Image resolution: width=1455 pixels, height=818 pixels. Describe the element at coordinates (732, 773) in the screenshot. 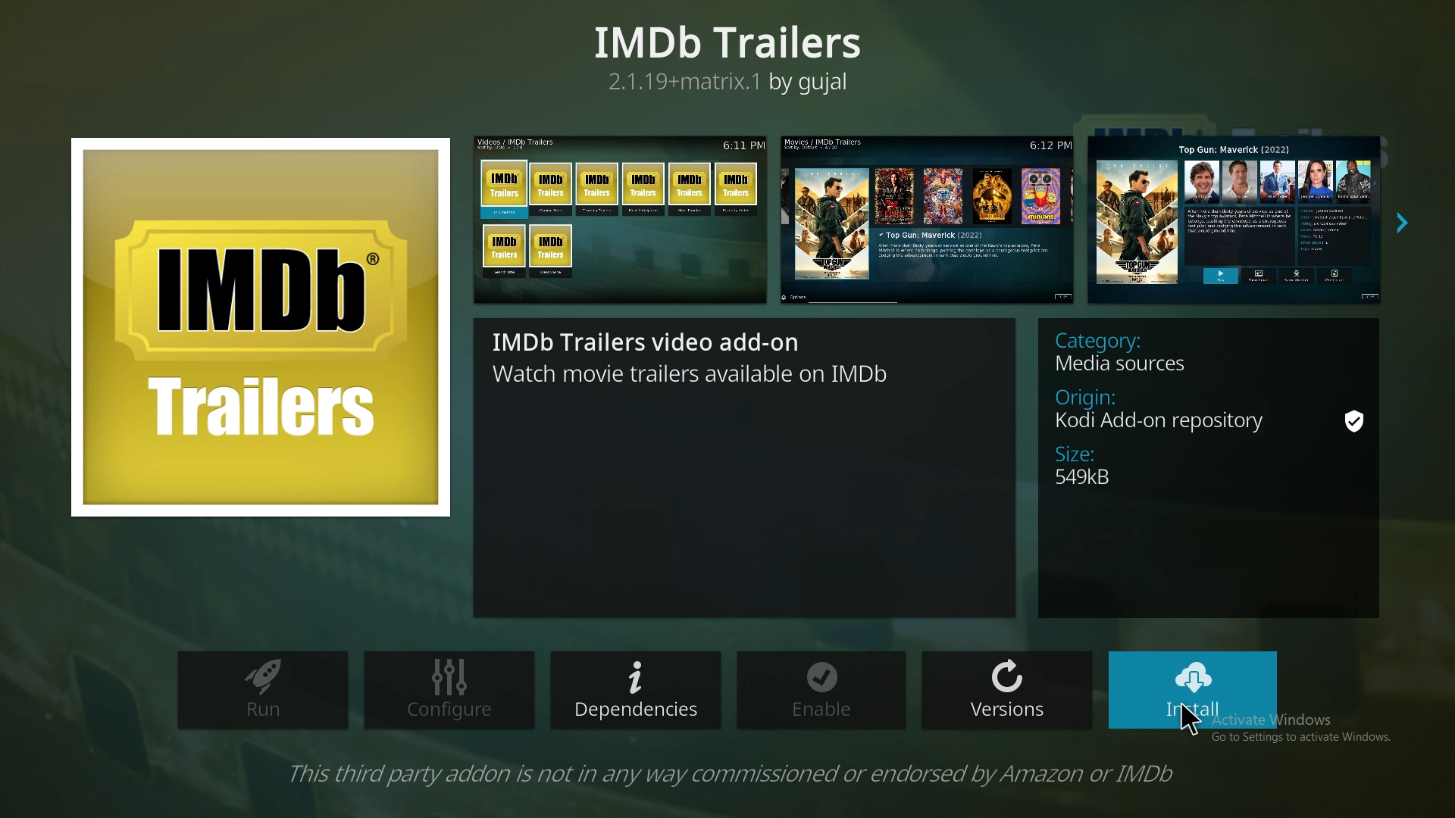

I see `info` at that location.